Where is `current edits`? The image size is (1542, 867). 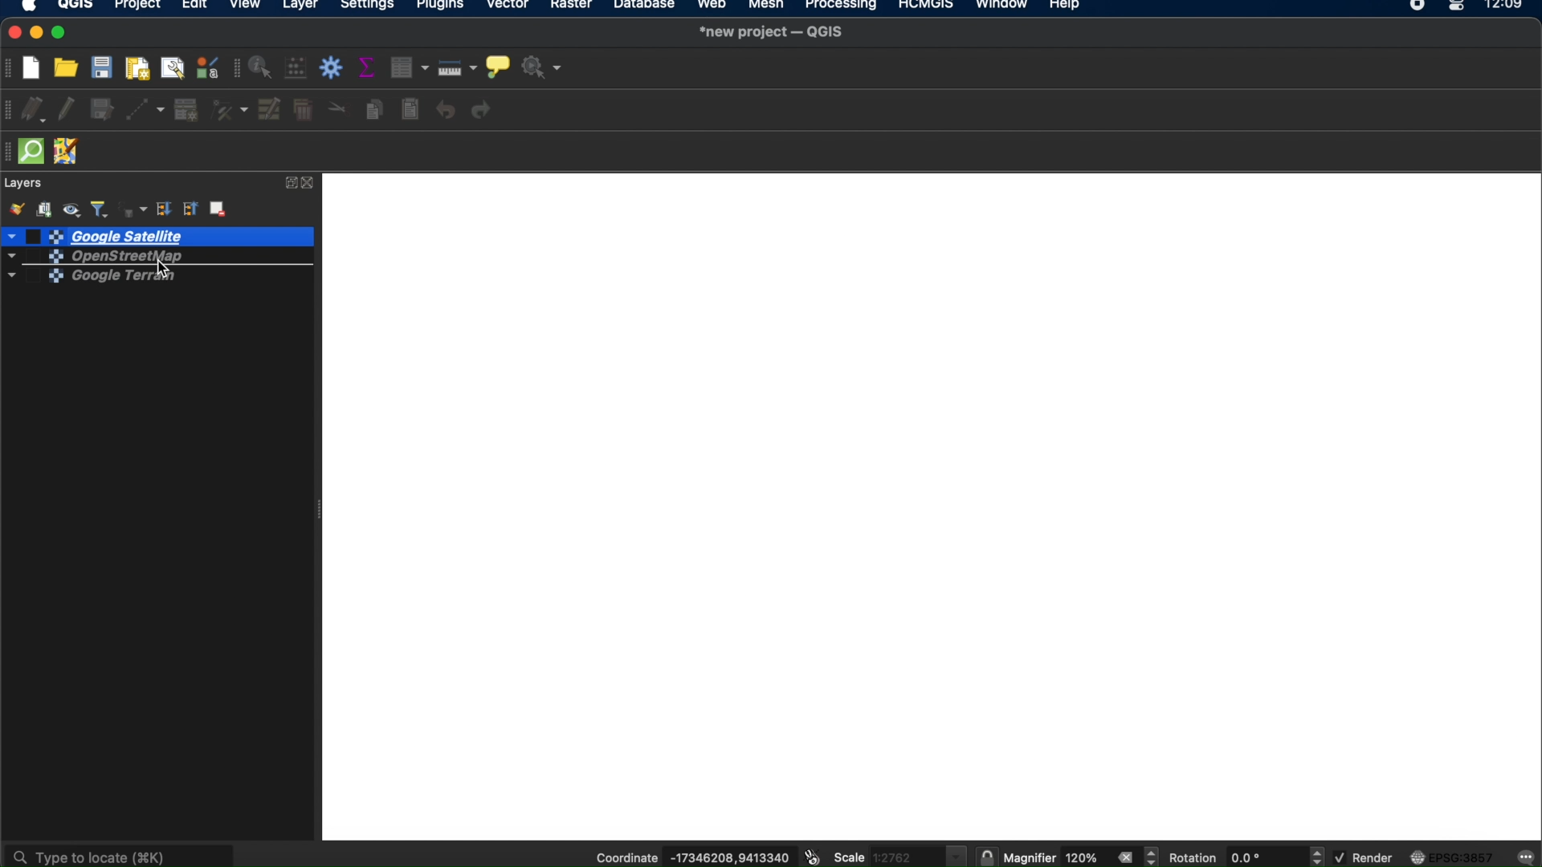
current edits is located at coordinates (38, 111).